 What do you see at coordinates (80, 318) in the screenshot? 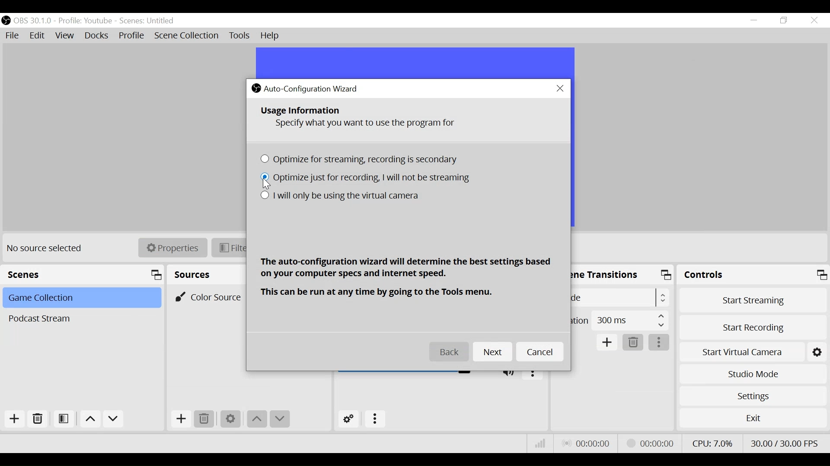
I see `Scene` at bounding box center [80, 318].